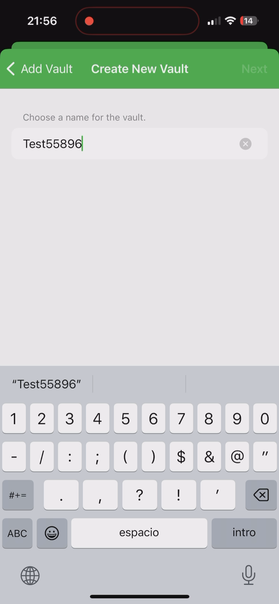 The width and height of the screenshot is (279, 604). Describe the element at coordinates (255, 67) in the screenshot. I see `next` at that location.